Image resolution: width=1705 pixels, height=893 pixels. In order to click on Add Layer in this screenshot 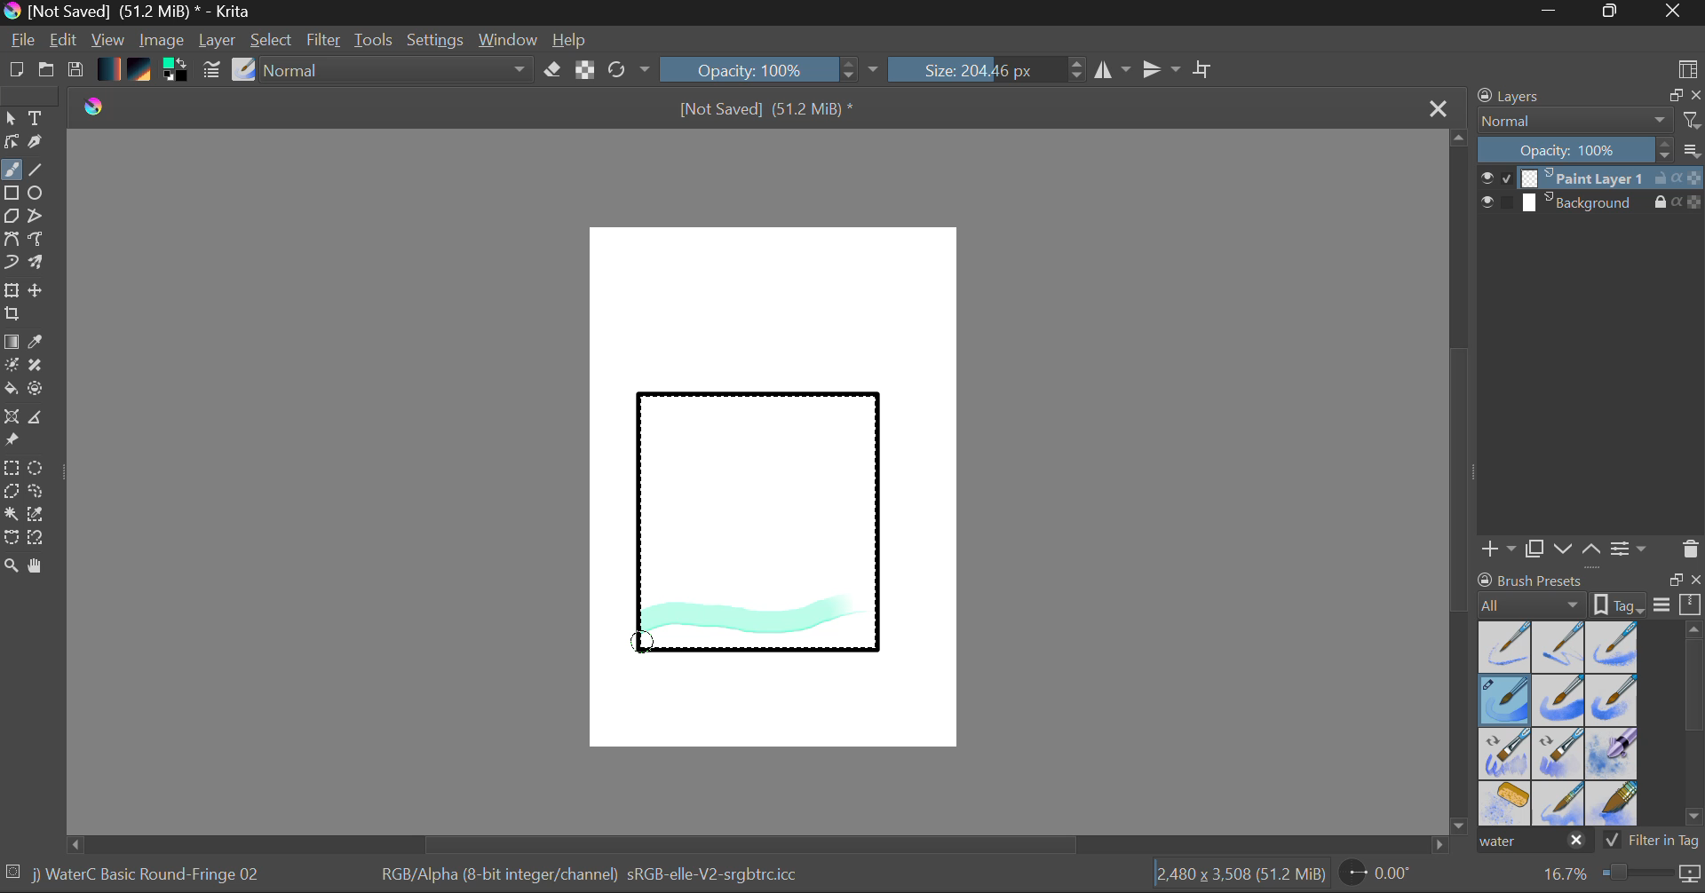, I will do `click(1498, 549)`.